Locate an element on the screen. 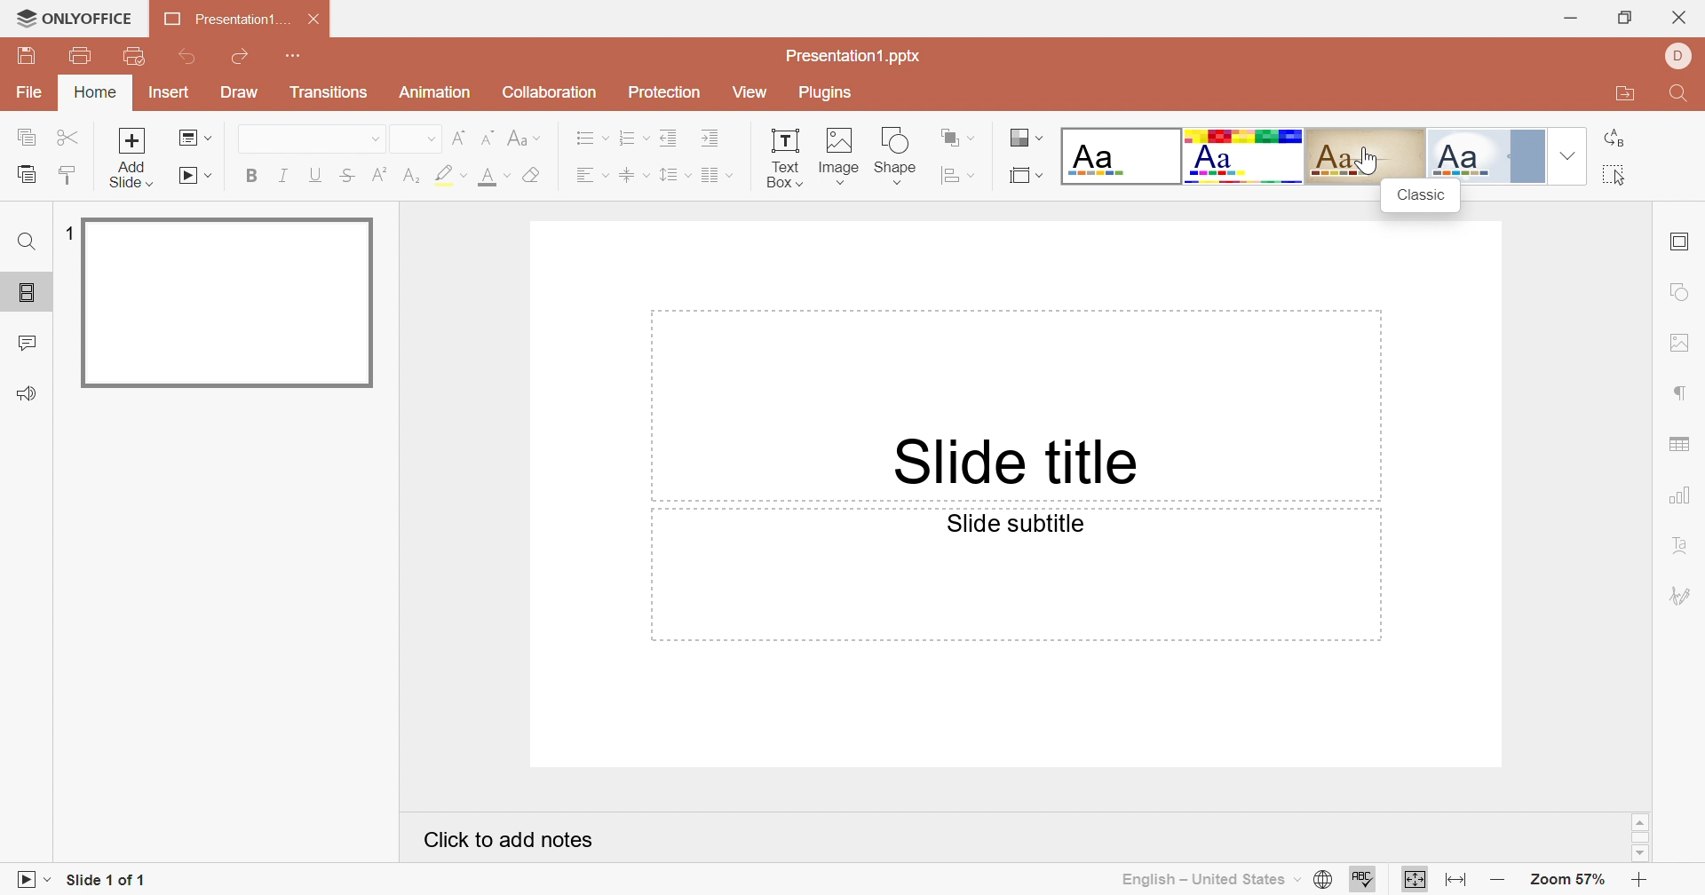 The width and height of the screenshot is (1705, 895). Slide subtitle is located at coordinates (1013, 524).